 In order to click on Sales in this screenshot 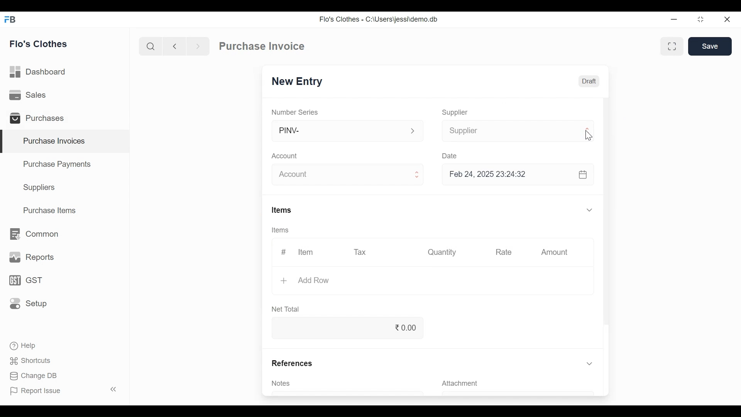, I will do `click(31, 96)`.